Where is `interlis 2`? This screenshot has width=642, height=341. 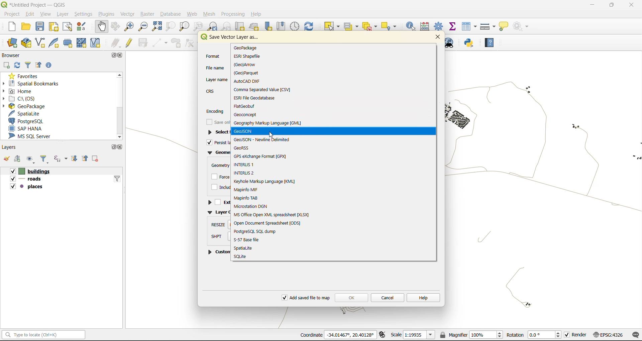 interlis 2 is located at coordinates (246, 173).